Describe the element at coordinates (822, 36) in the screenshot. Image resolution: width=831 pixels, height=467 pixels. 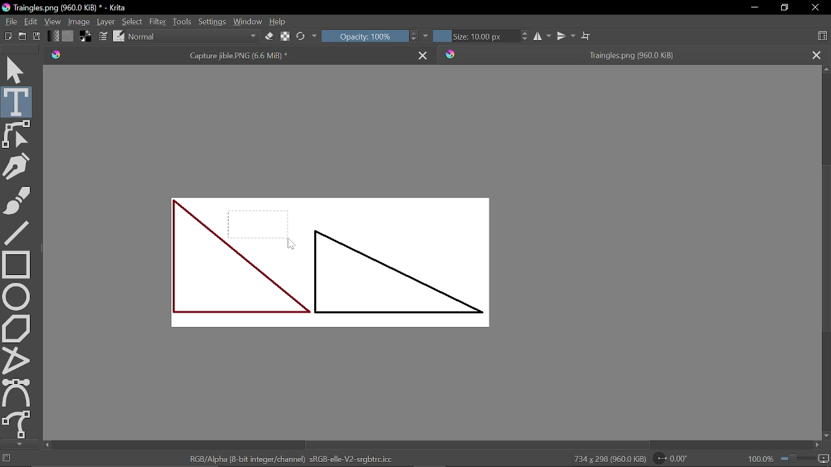
I see `Choose workspace` at that location.